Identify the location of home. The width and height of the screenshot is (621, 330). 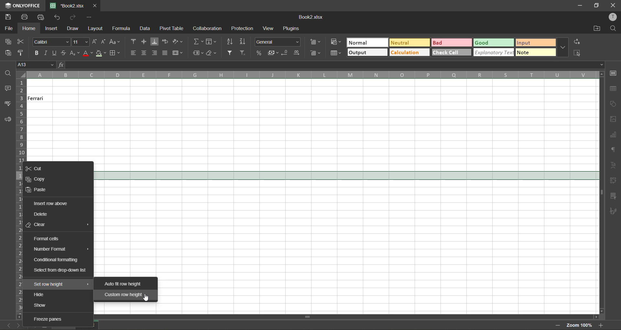
(29, 29).